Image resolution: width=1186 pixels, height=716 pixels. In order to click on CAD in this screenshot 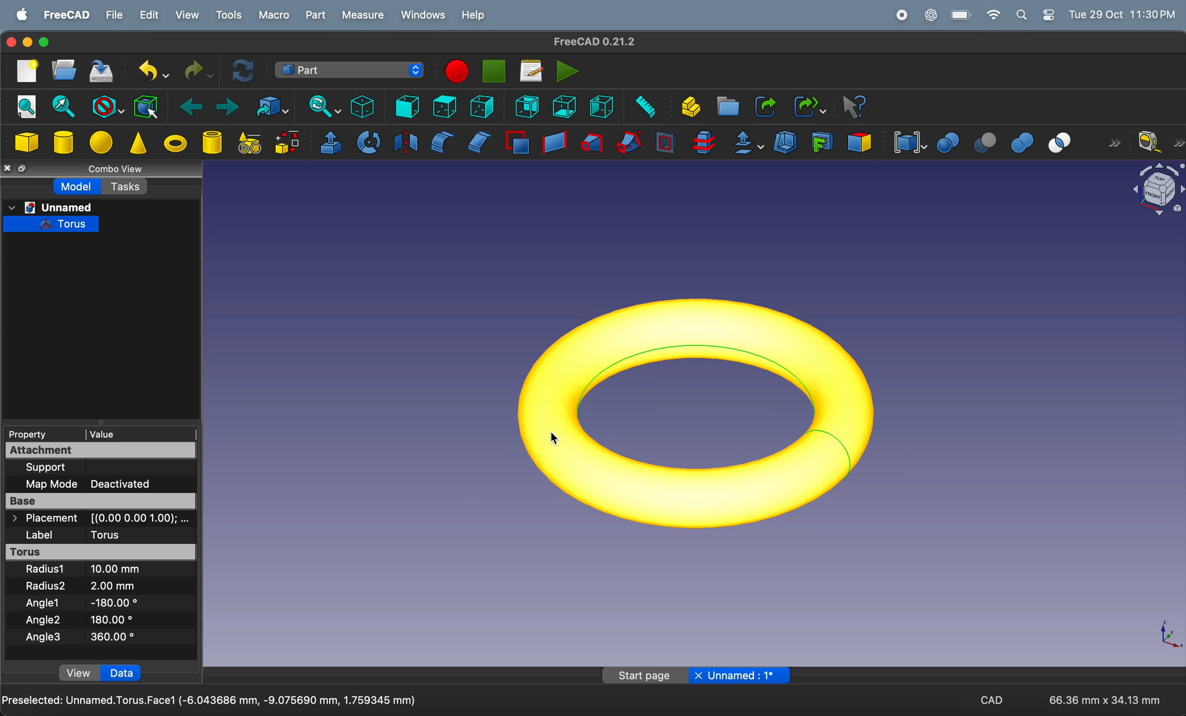, I will do `click(992, 699)`.